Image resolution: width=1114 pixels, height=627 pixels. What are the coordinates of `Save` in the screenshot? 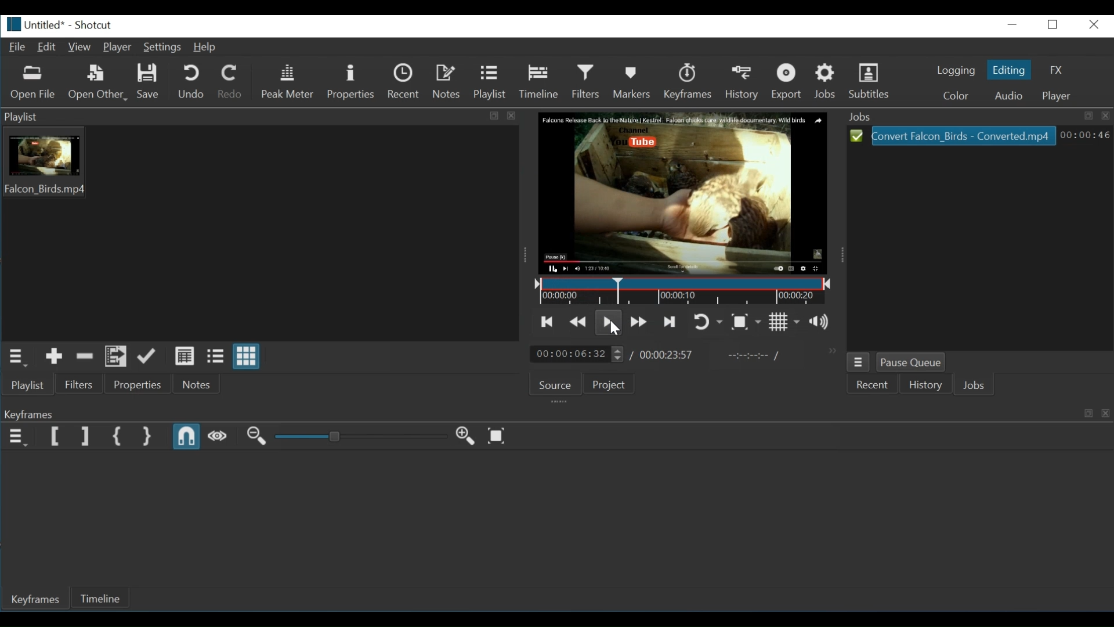 It's located at (149, 81).